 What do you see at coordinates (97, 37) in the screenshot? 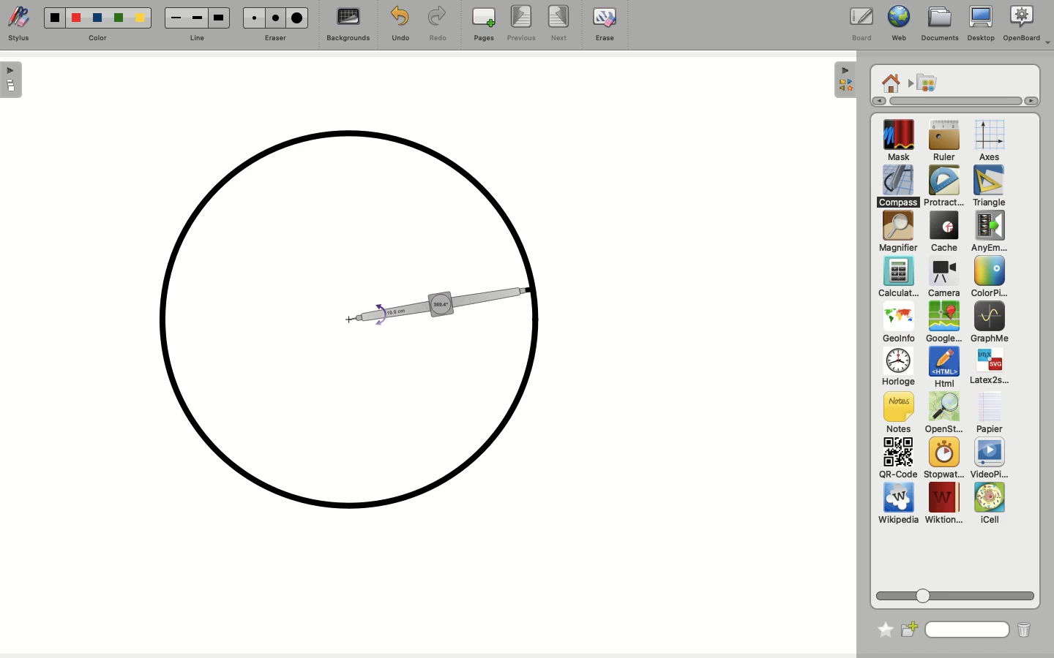
I see `color` at bounding box center [97, 37].